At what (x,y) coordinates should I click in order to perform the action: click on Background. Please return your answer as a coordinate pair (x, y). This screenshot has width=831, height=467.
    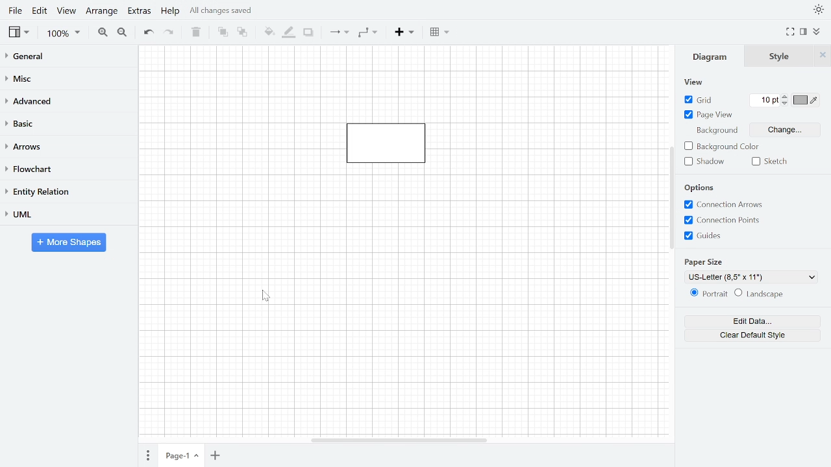
    Looking at the image, I should click on (715, 130).